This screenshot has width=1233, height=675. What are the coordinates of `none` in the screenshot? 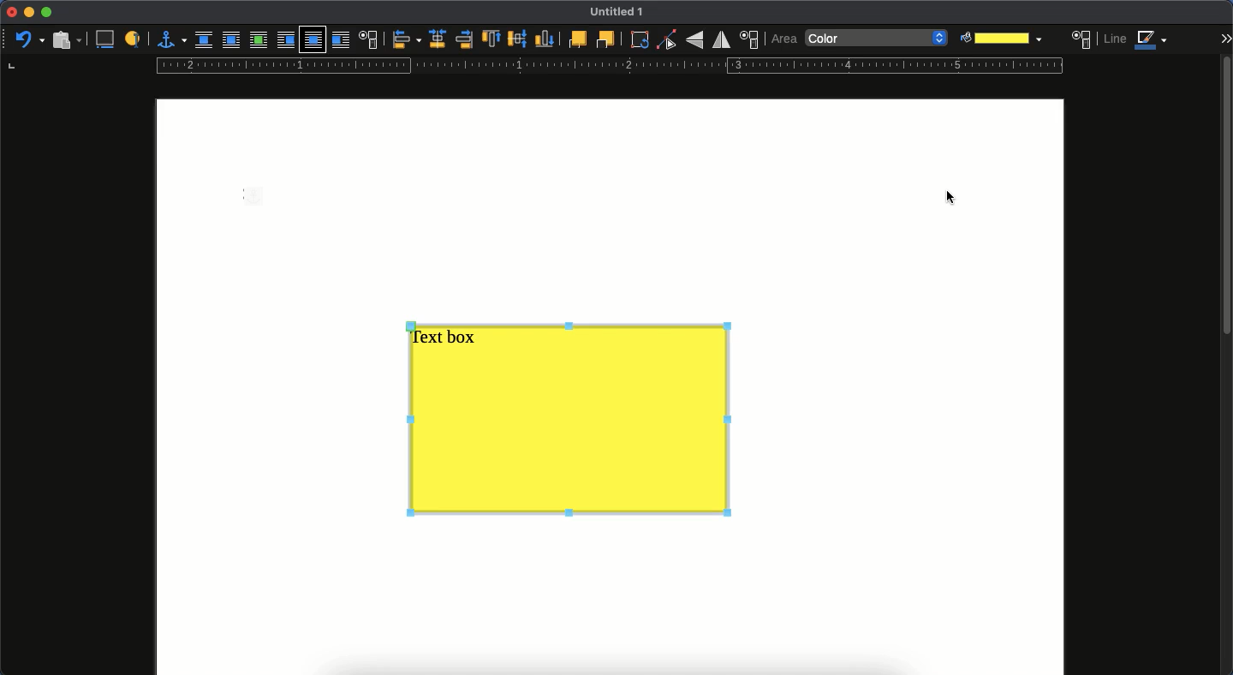 It's located at (878, 39).